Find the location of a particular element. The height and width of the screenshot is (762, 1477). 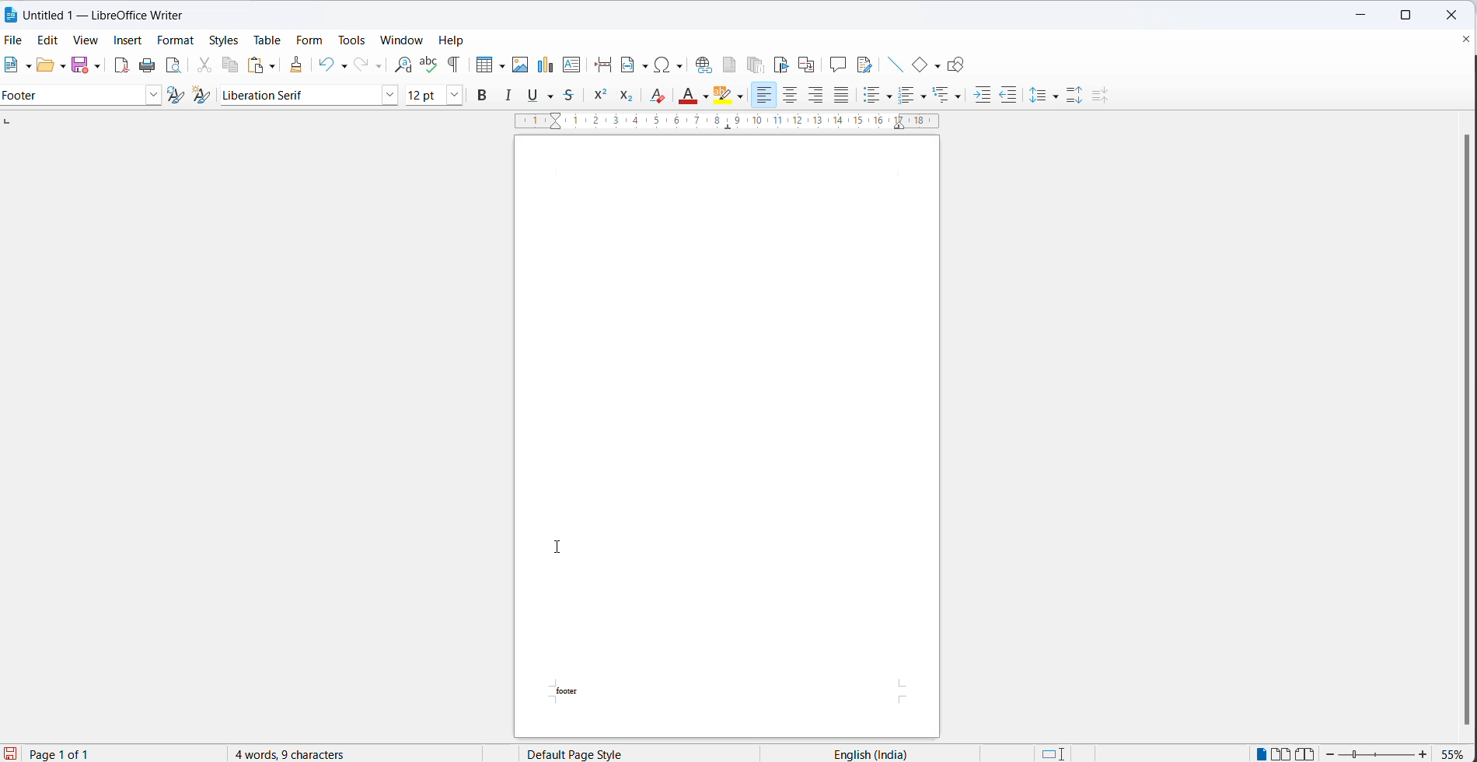

scaling is located at coordinates (715, 123).